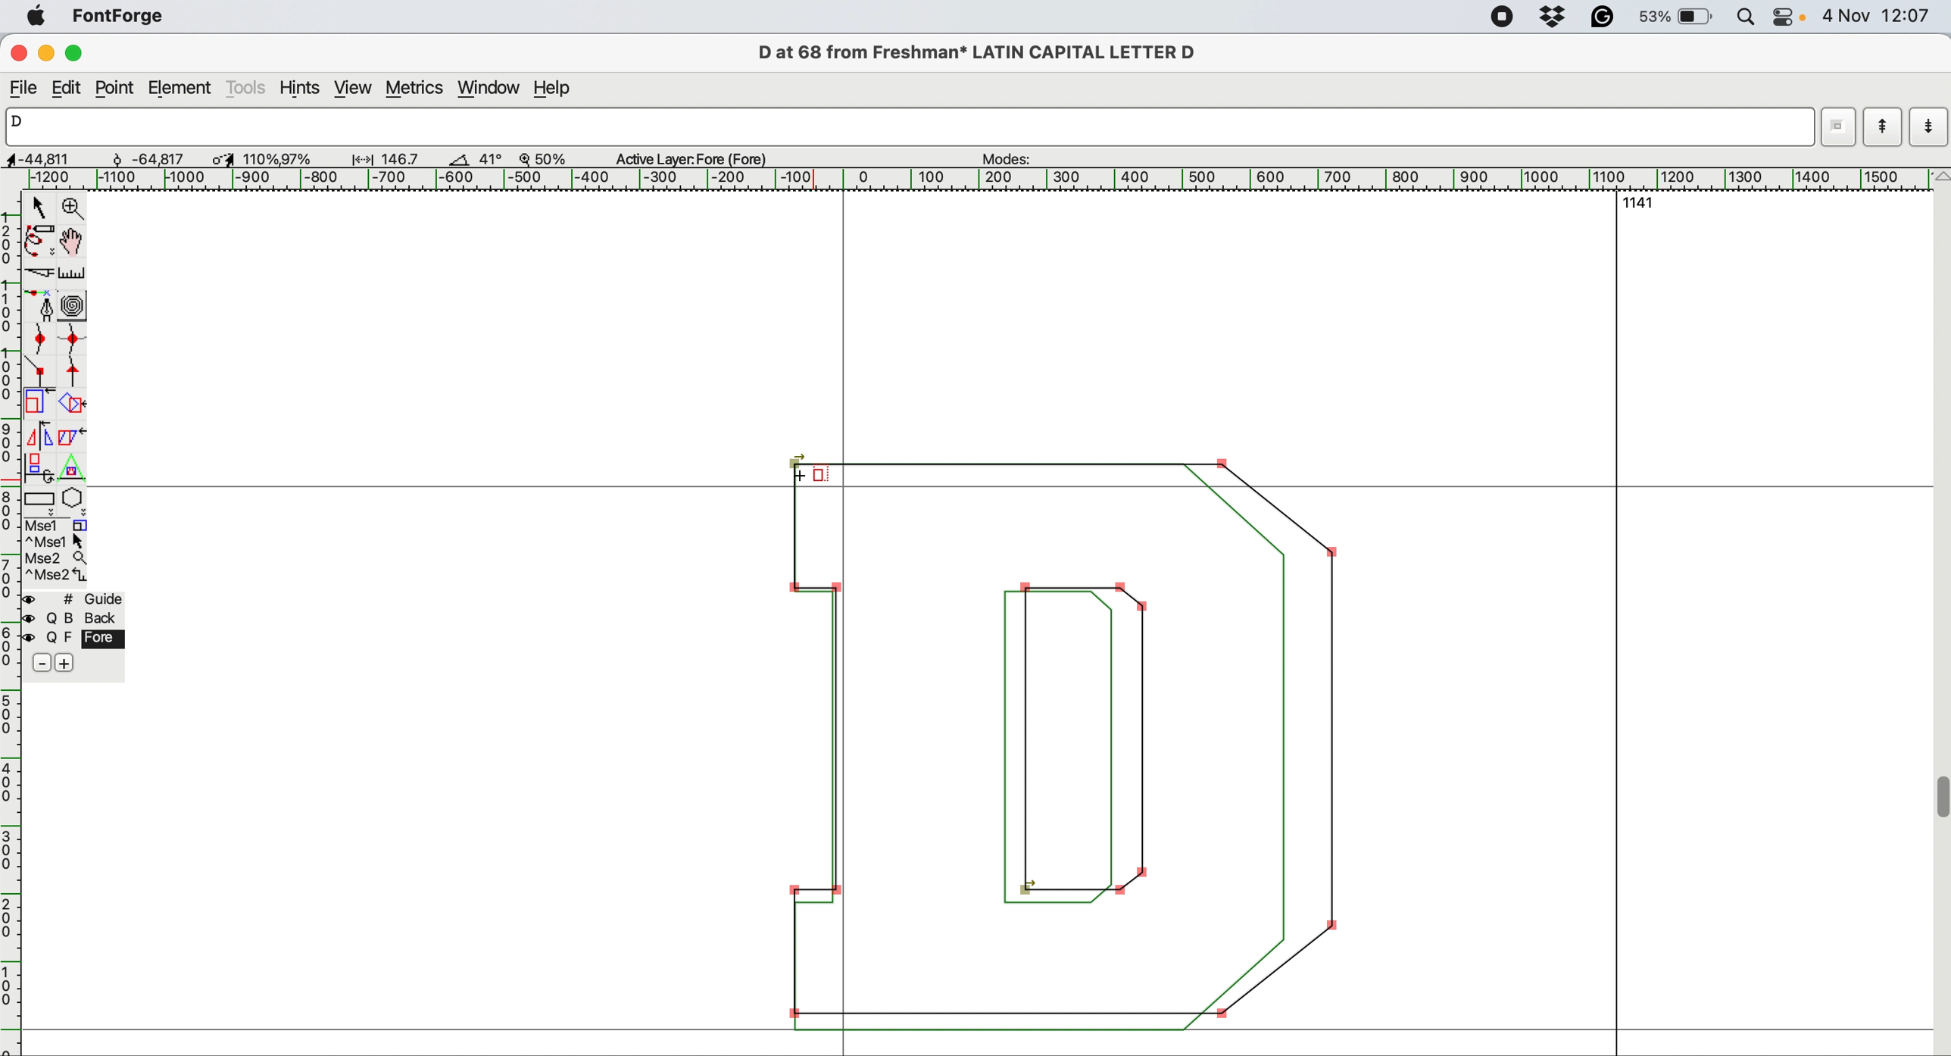 The width and height of the screenshot is (1951, 1056). What do you see at coordinates (78, 373) in the screenshot?
I see `add a vantage point` at bounding box center [78, 373].